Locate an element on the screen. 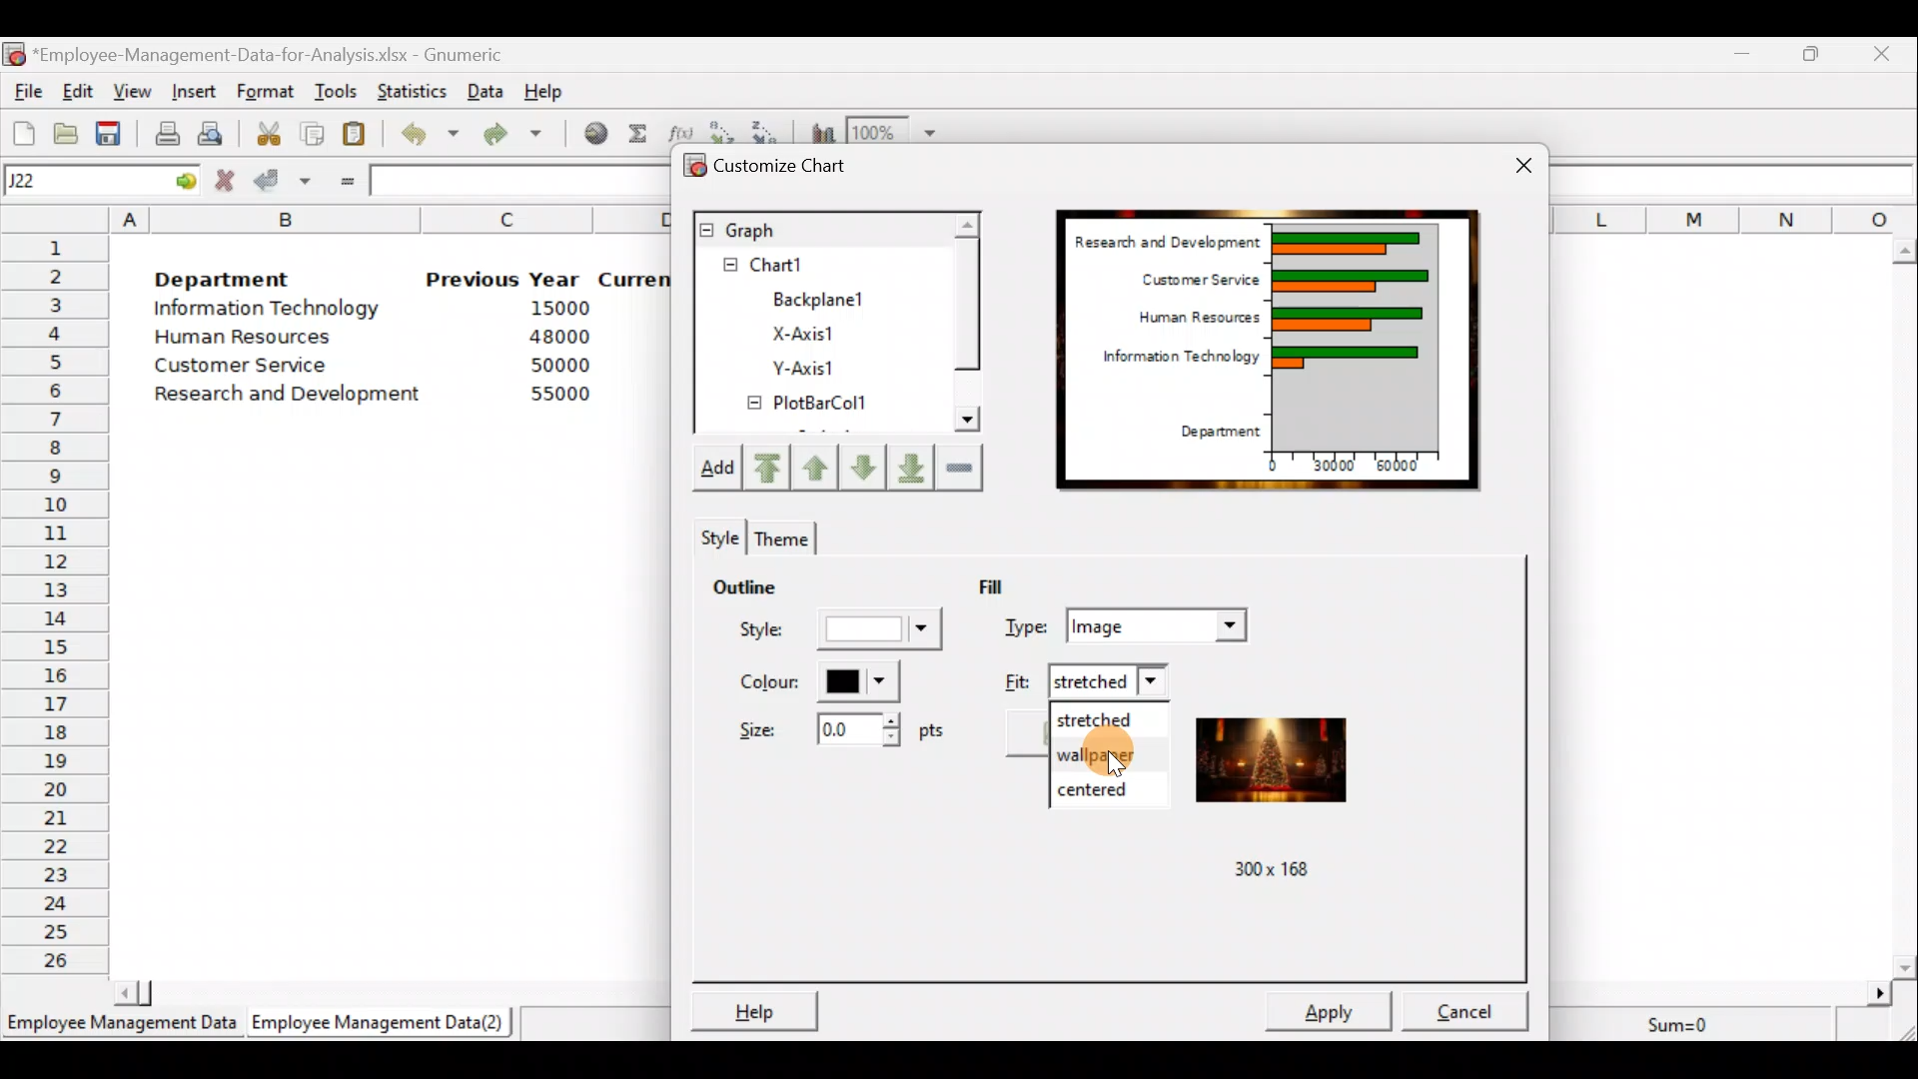 This screenshot has height=1079, width=1918. Gnumeric logo is located at coordinates (16, 54).